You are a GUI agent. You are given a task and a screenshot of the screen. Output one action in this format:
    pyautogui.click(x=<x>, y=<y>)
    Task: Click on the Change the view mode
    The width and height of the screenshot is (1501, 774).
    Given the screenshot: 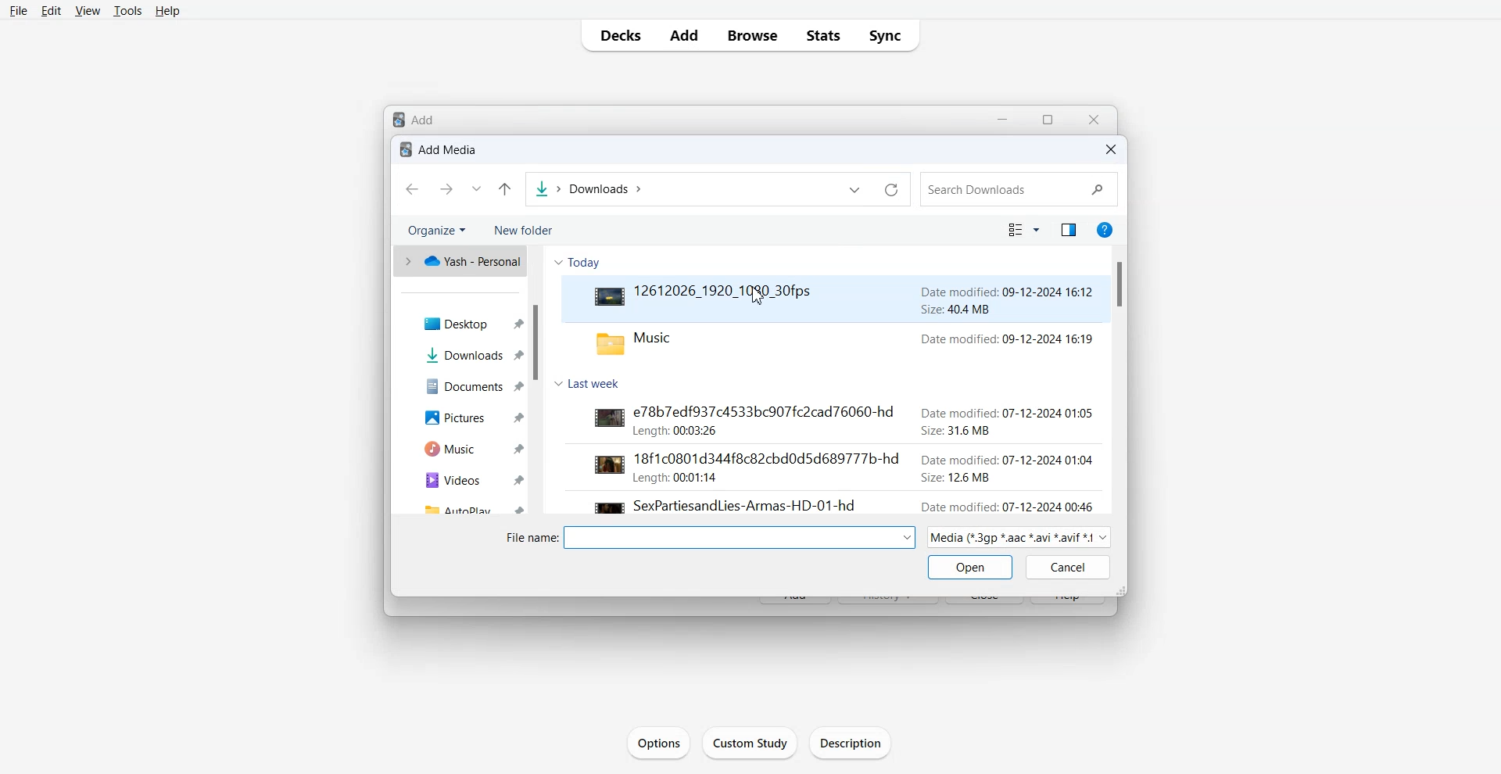 What is the action you would take?
    pyautogui.click(x=1021, y=228)
    